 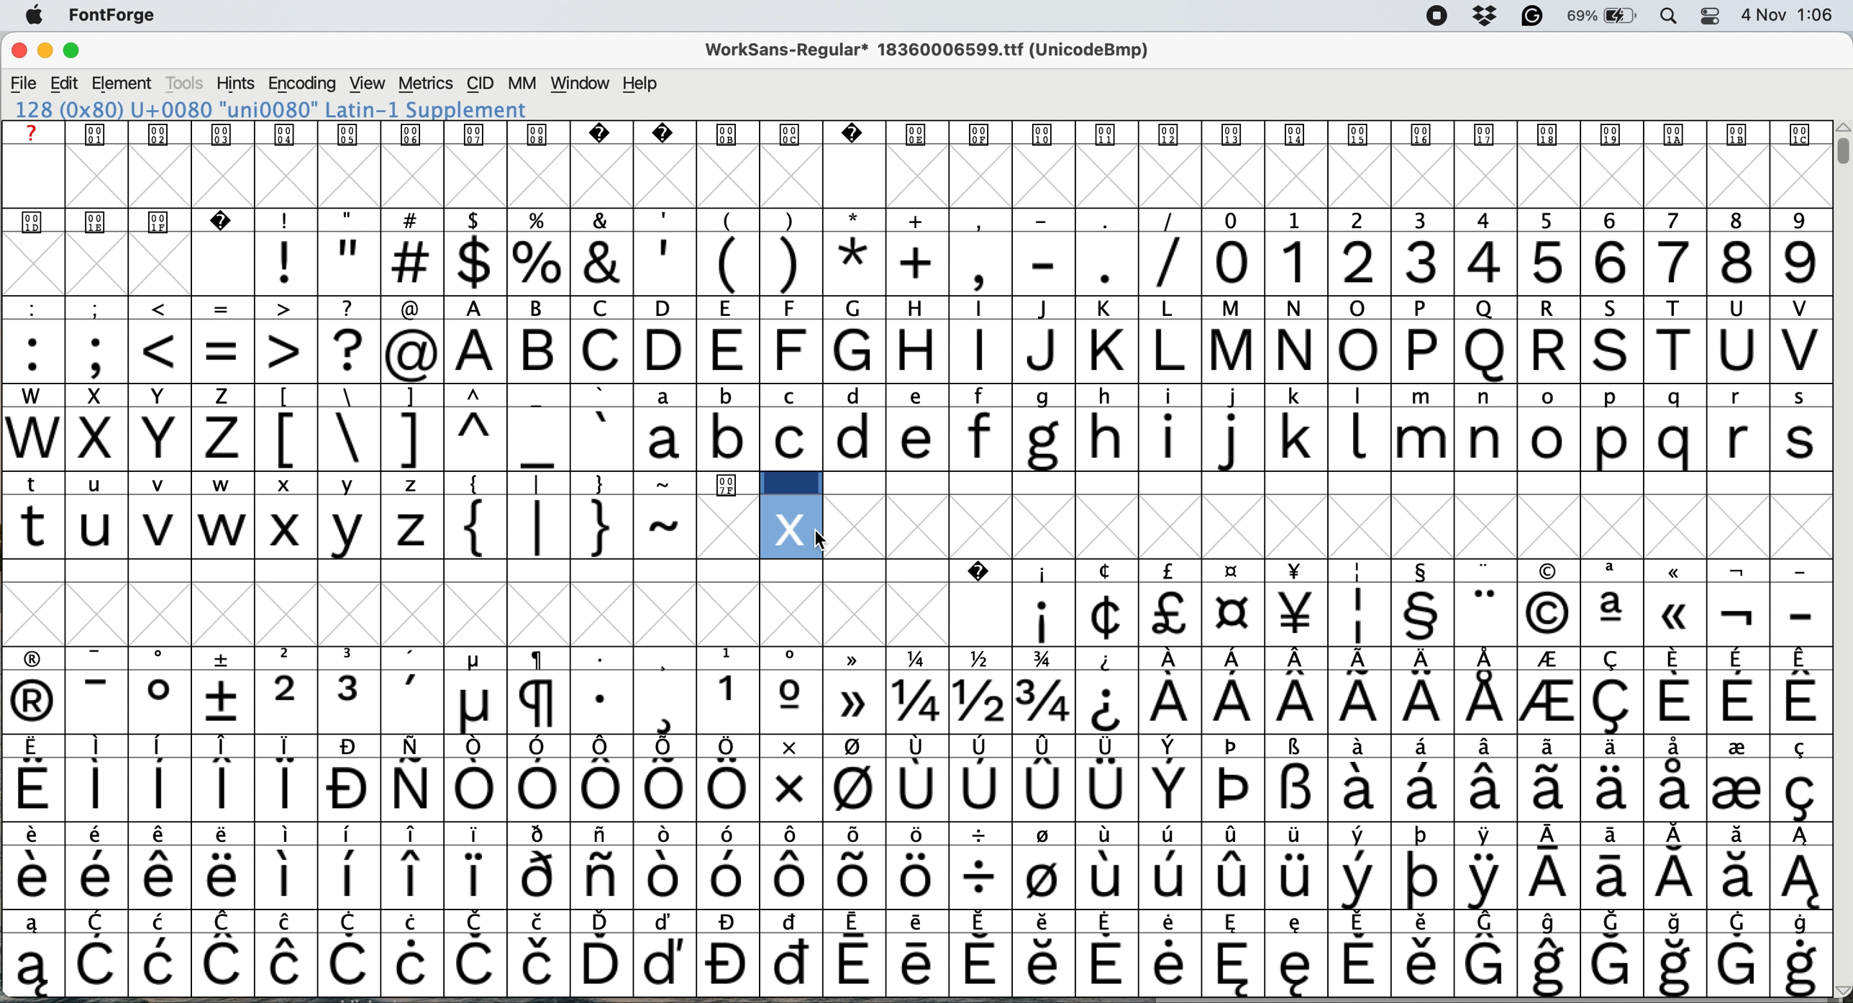 What do you see at coordinates (521, 83) in the screenshot?
I see `mm` at bounding box center [521, 83].